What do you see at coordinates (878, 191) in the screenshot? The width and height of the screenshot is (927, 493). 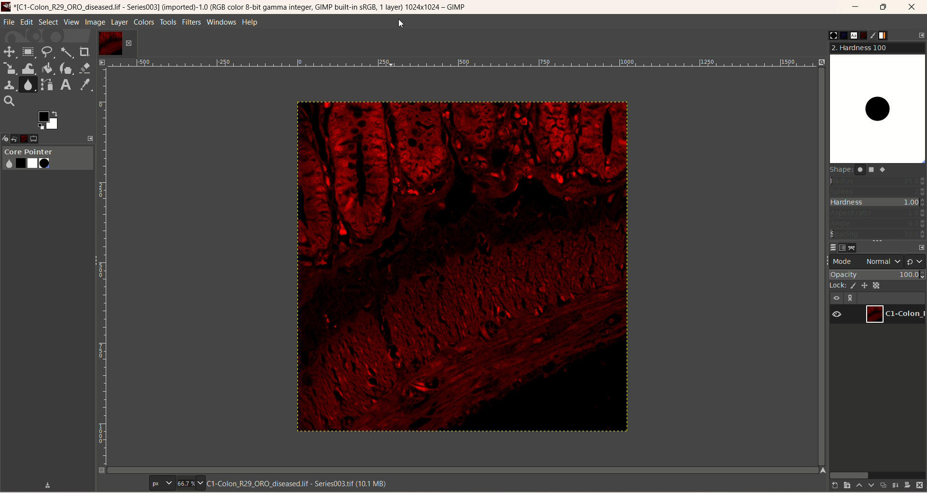 I see `spikes` at bounding box center [878, 191].